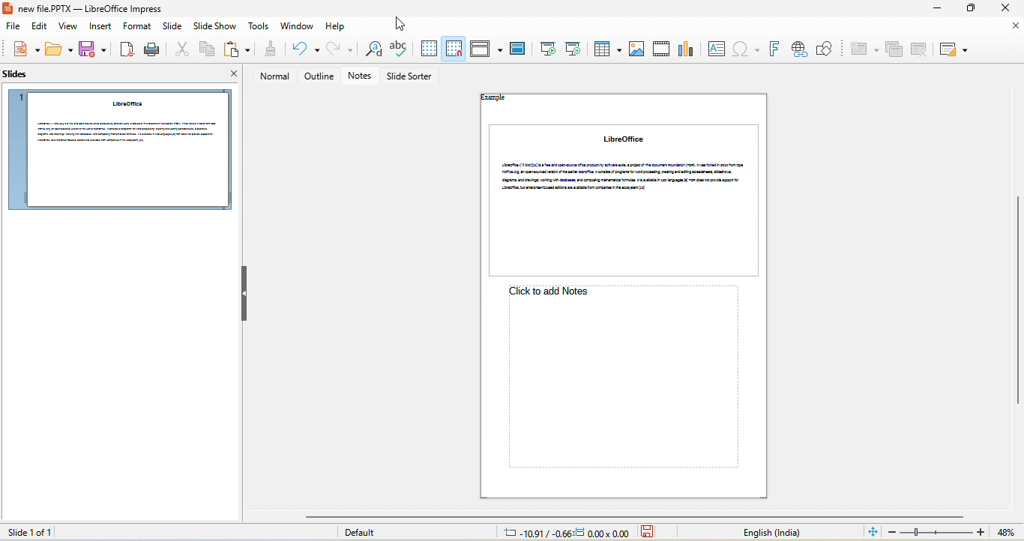 Image resolution: width=1024 pixels, height=541 pixels. Describe the element at coordinates (486, 49) in the screenshot. I see `display view` at that location.